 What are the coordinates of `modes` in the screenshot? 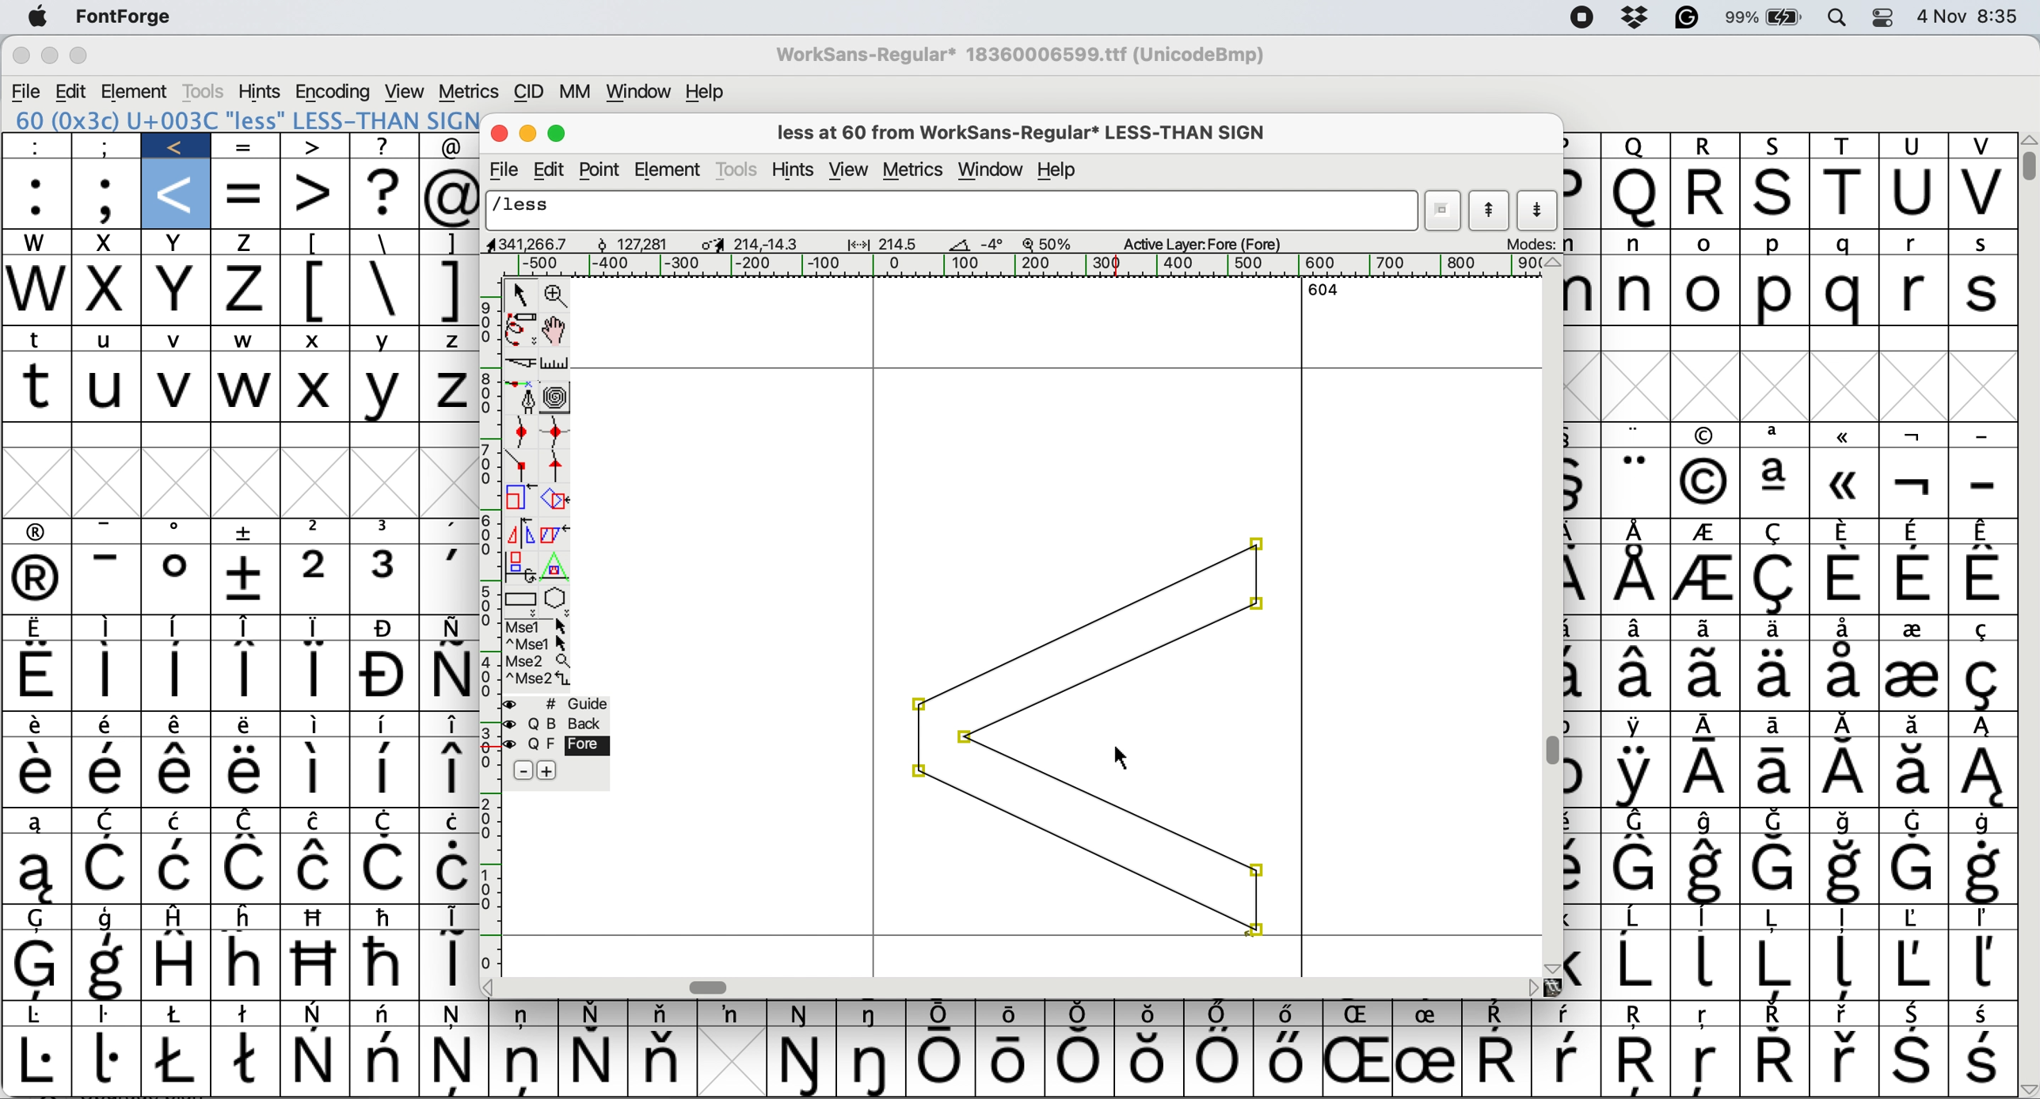 It's located at (1532, 243).